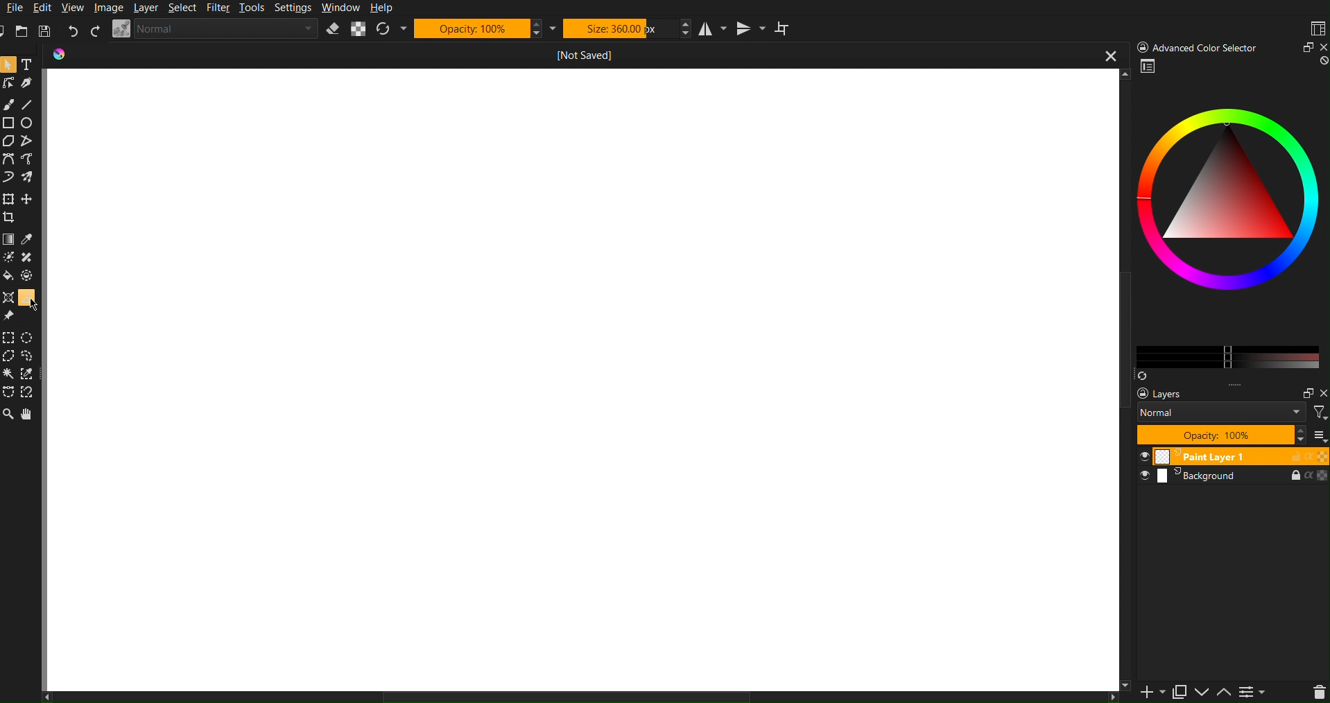  Describe the element at coordinates (28, 64) in the screenshot. I see `Text` at that location.